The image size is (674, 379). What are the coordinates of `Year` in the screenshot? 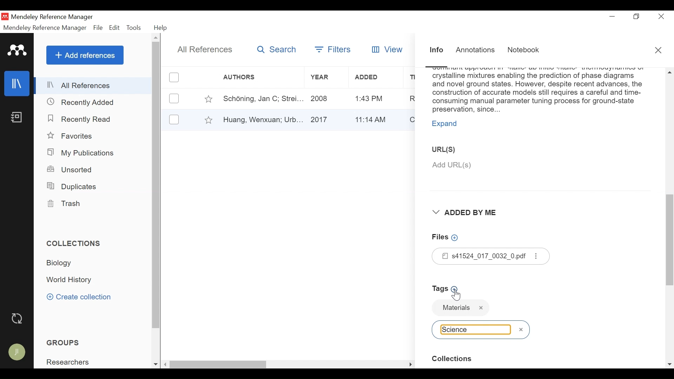 It's located at (324, 77).